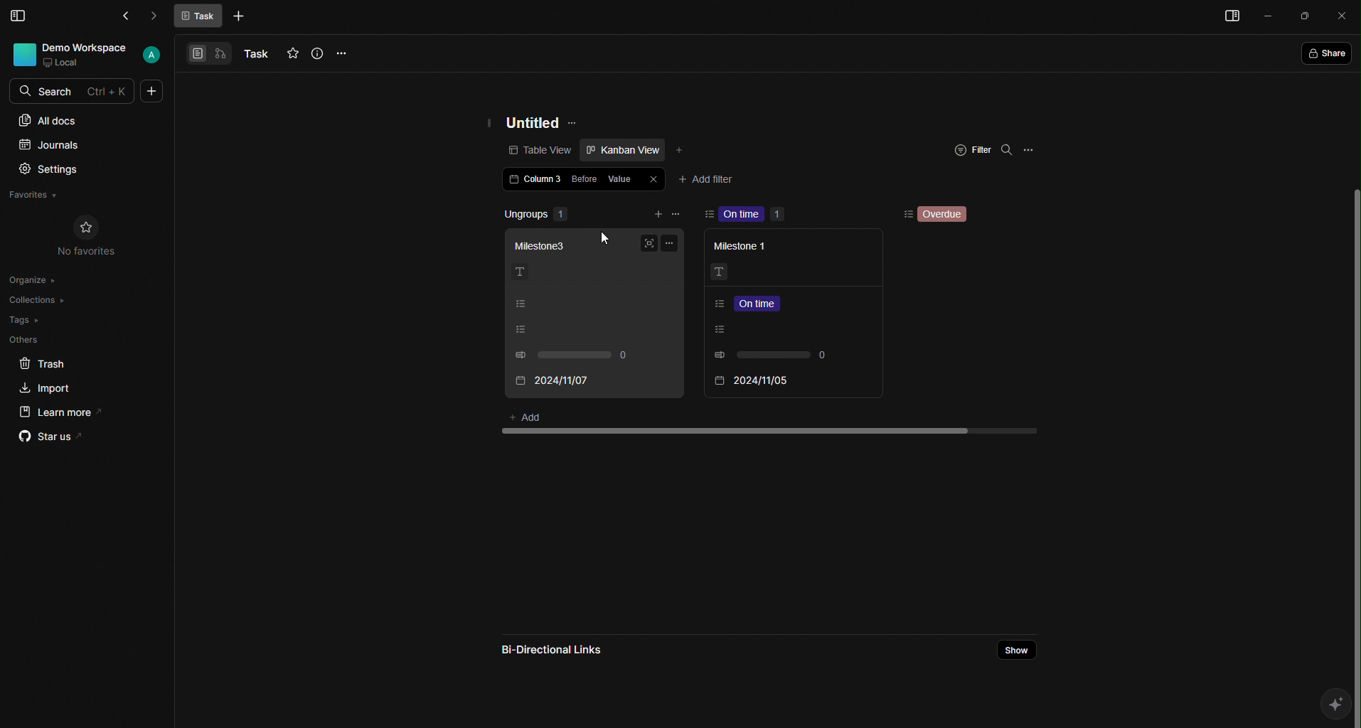  Describe the element at coordinates (565, 214) in the screenshot. I see `Ungroups` at that location.